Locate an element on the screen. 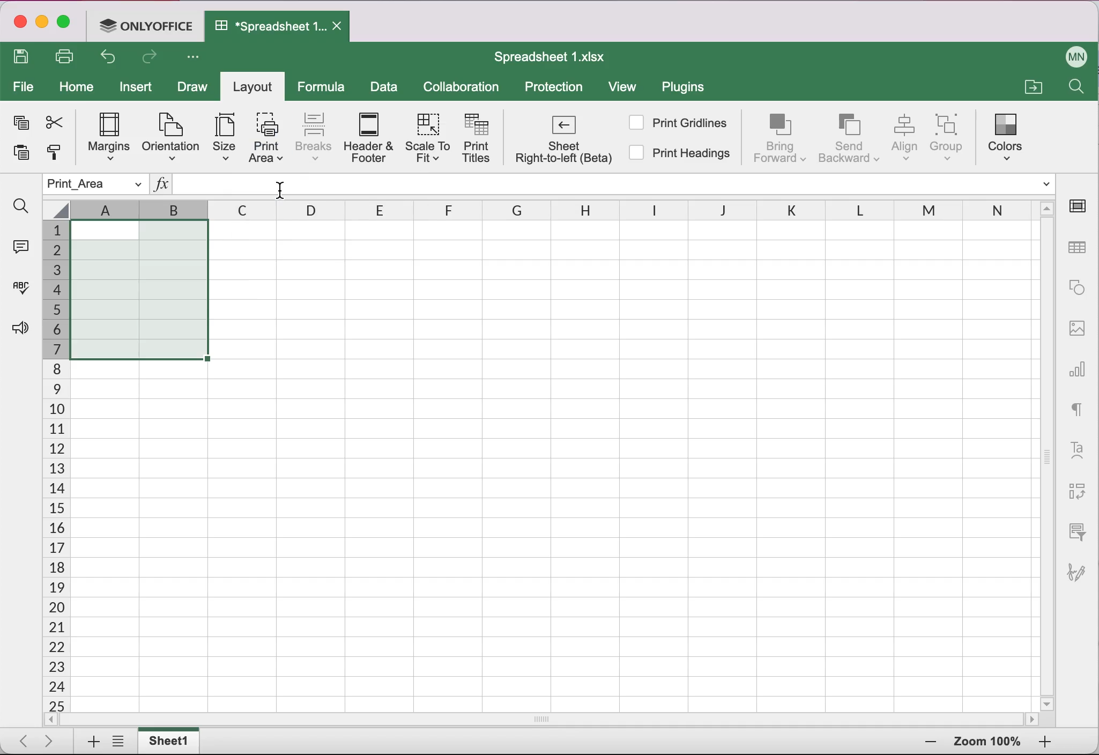  Header & footer is located at coordinates (370, 138).